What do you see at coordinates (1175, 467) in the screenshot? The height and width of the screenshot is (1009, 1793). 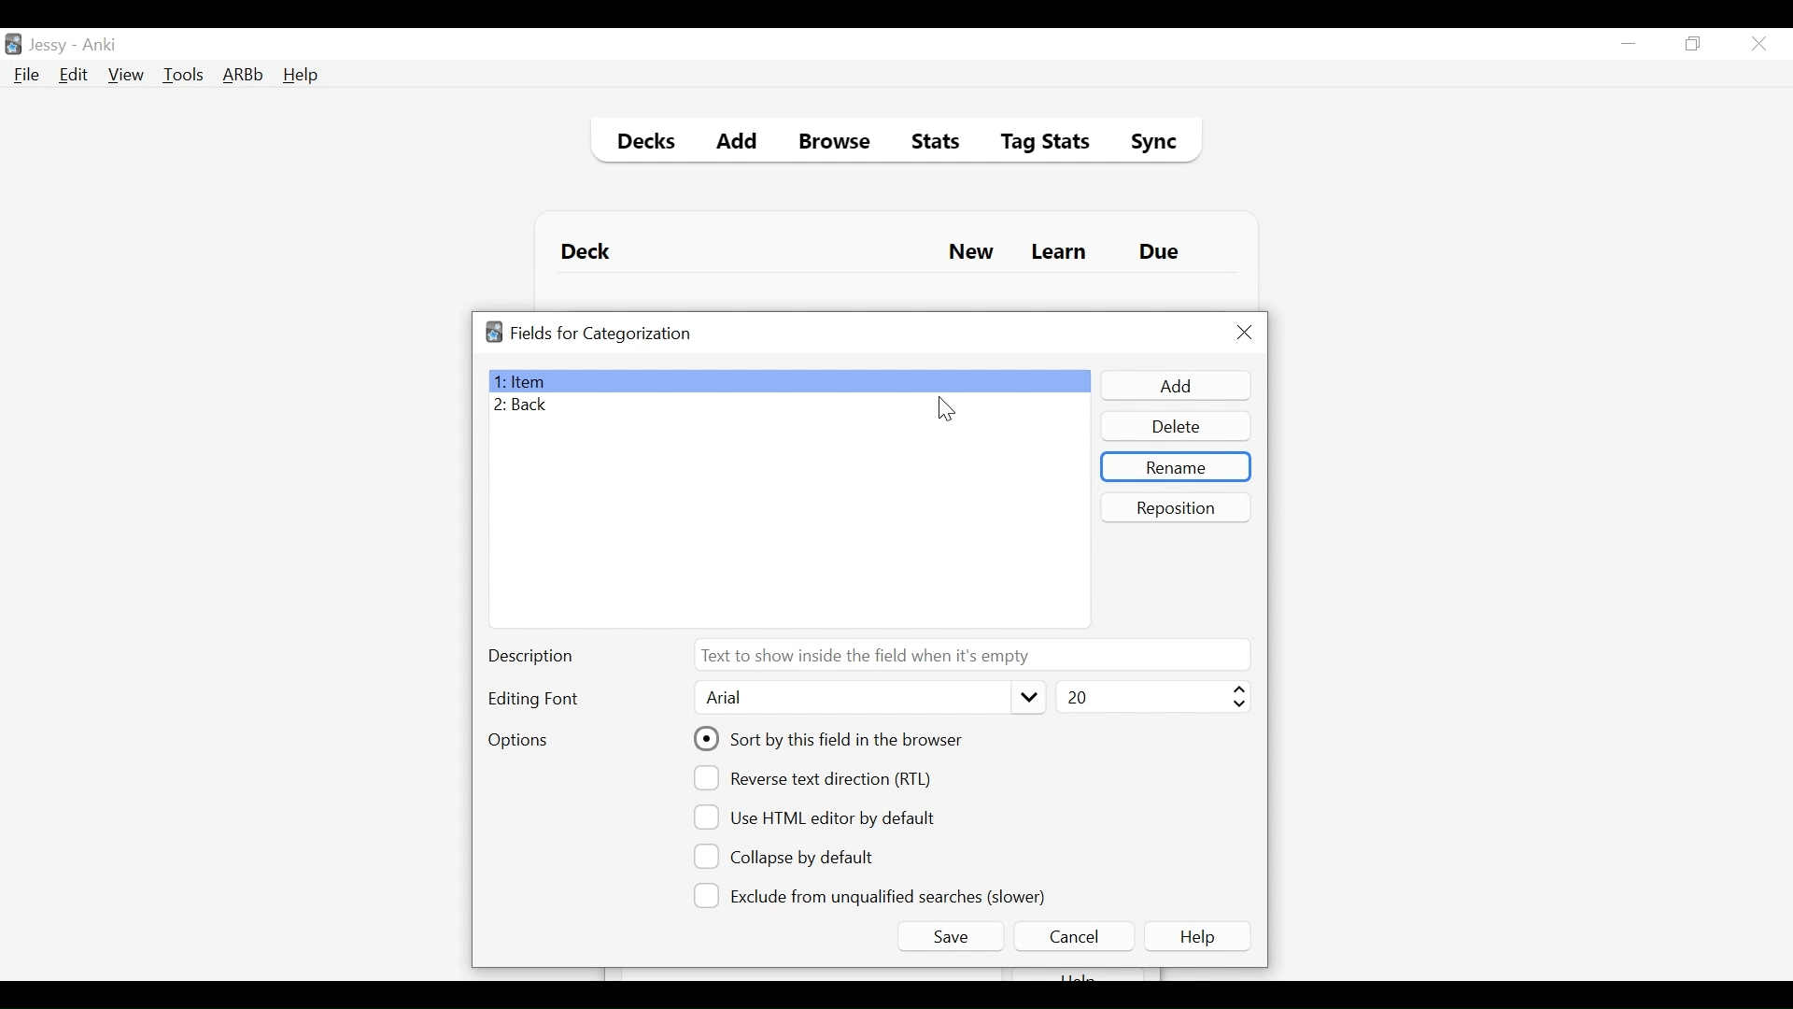 I see `Rename` at bounding box center [1175, 467].